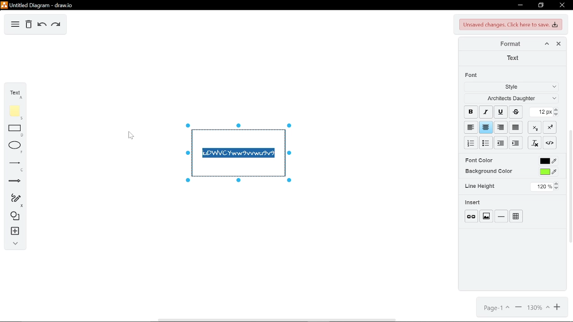  I want to click on format, so click(507, 44).